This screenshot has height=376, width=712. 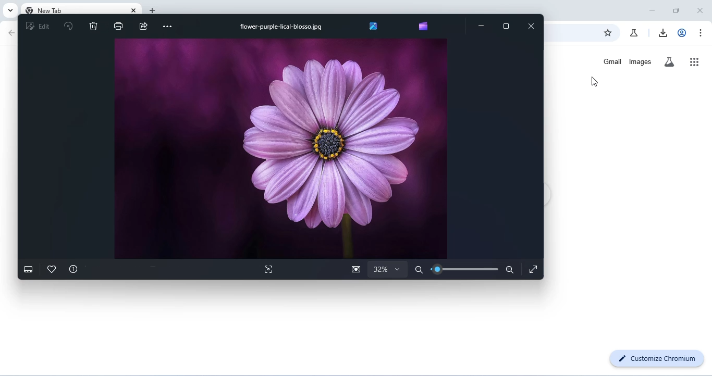 What do you see at coordinates (695, 61) in the screenshot?
I see `google apps` at bounding box center [695, 61].